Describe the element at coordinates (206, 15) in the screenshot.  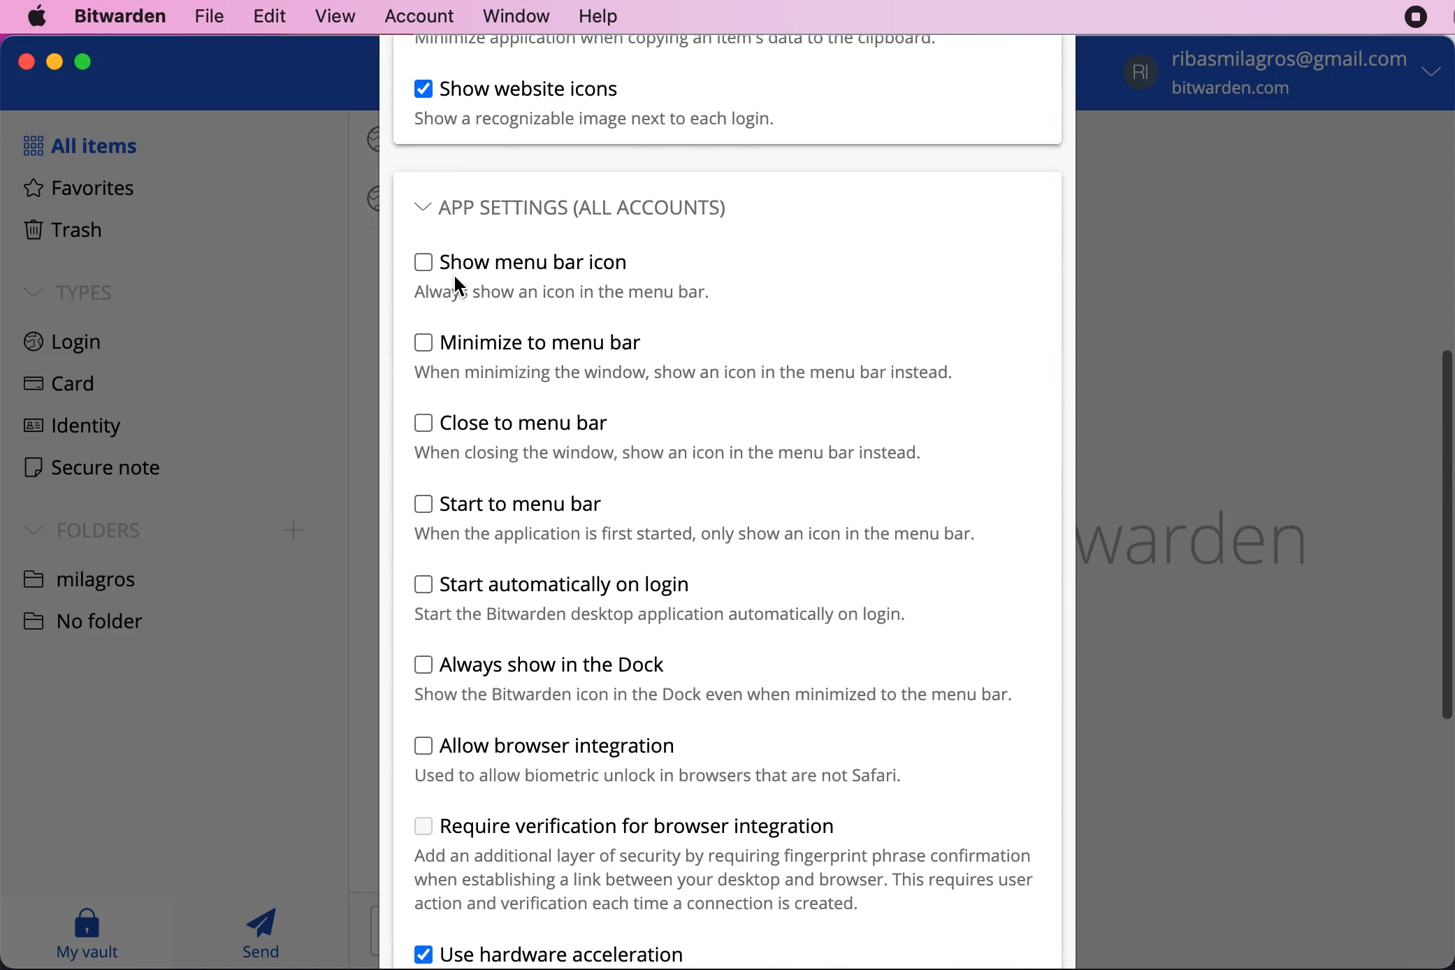
I see `file` at that location.